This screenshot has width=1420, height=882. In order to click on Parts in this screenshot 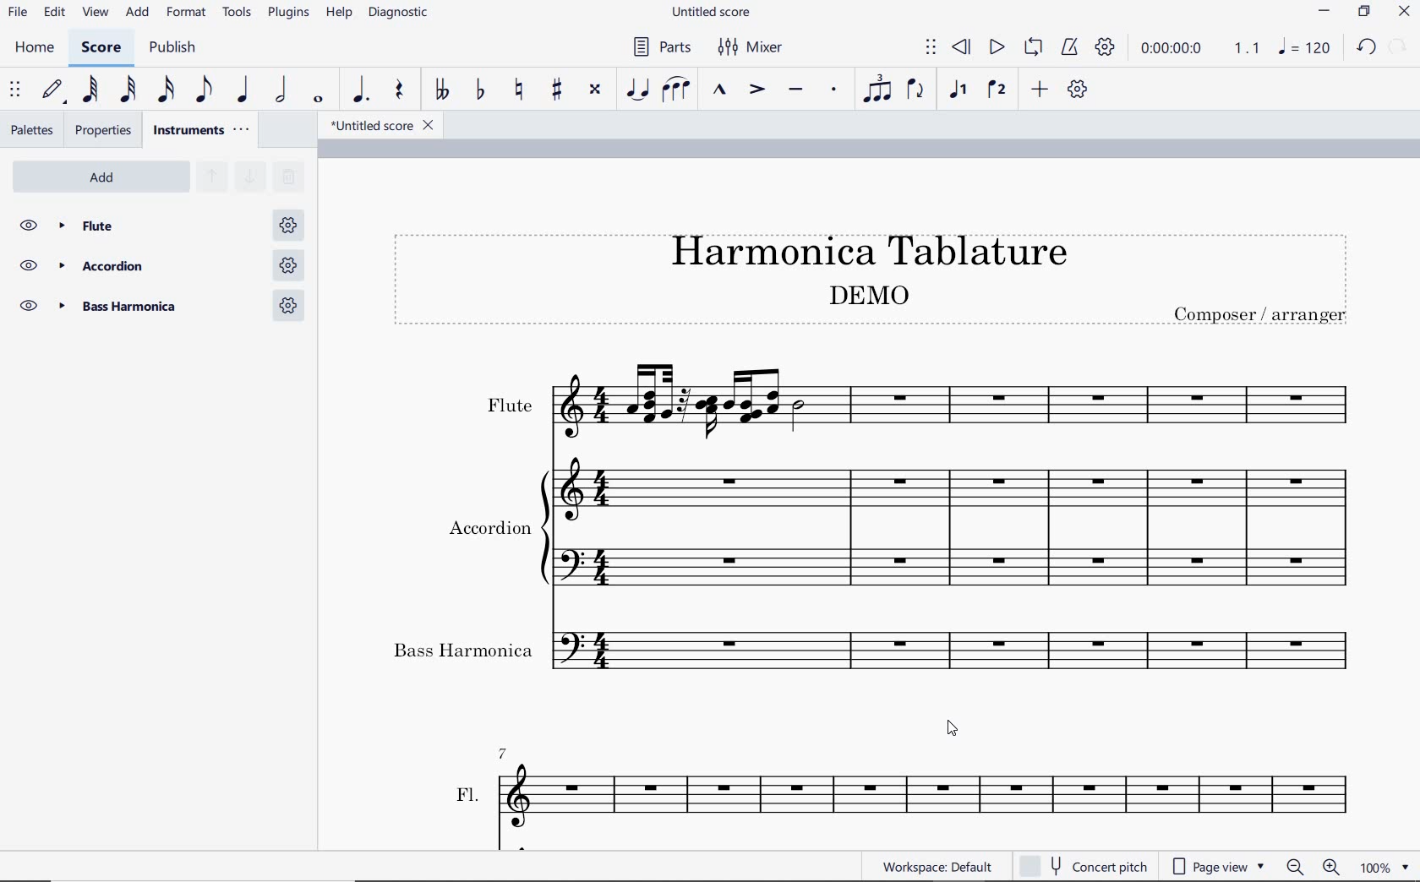, I will do `click(663, 48)`.